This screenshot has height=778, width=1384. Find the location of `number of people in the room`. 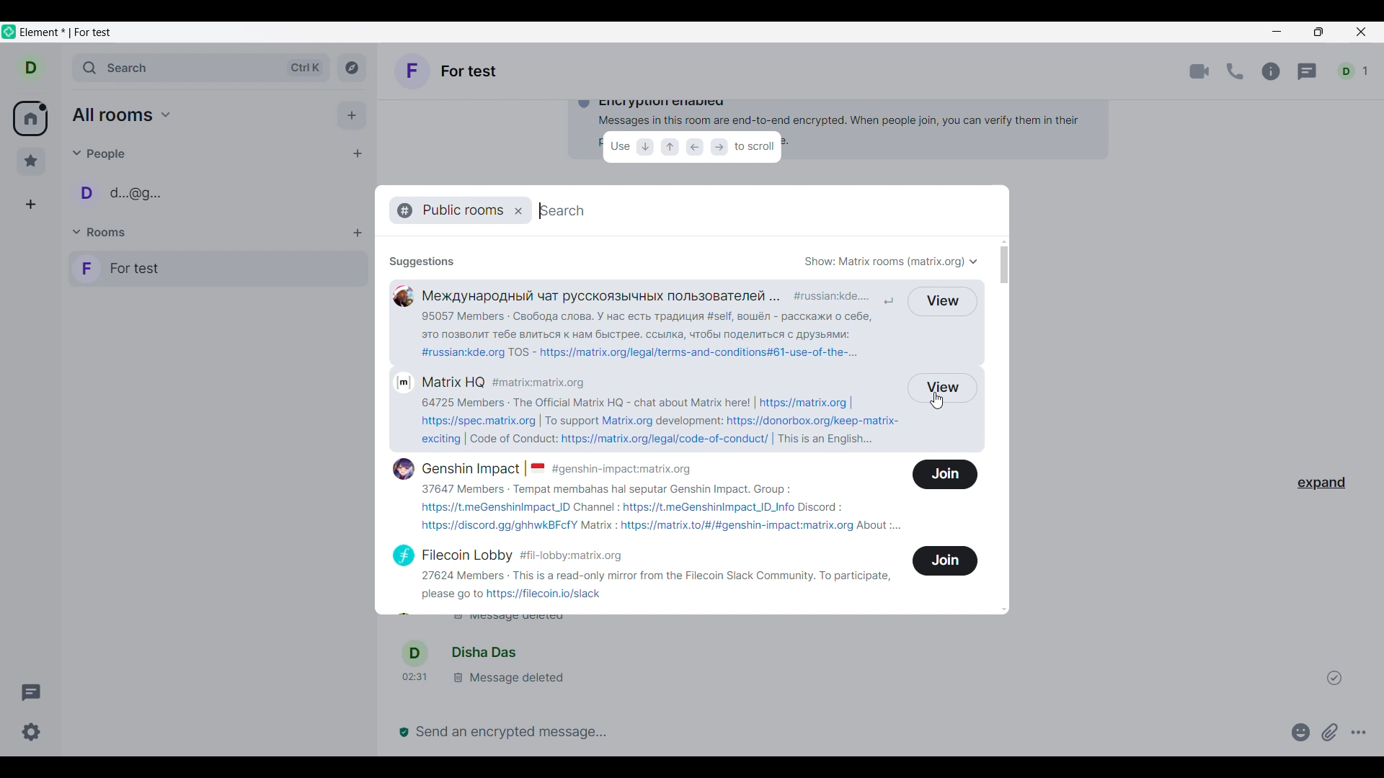

number of people in the room is located at coordinates (1352, 71).